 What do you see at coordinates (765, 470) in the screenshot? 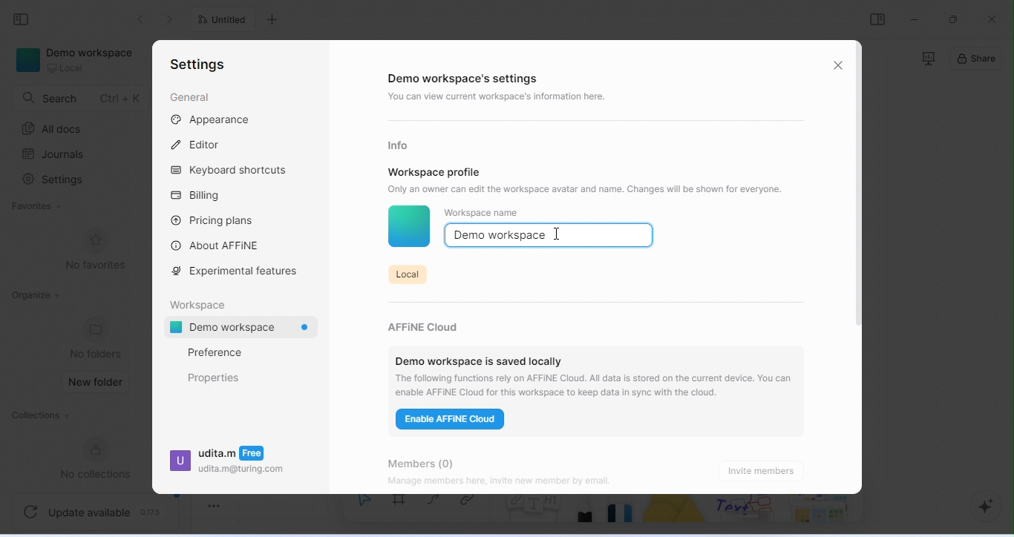
I see `invite members` at bounding box center [765, 470].